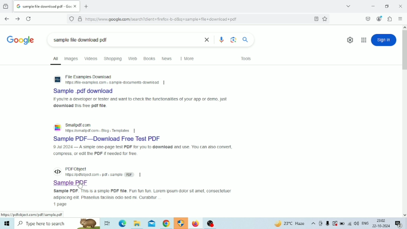  What do you see at coordinates (348, 6) in the screenshot?
I see `List all tabs` at bounding box center [348, 6].